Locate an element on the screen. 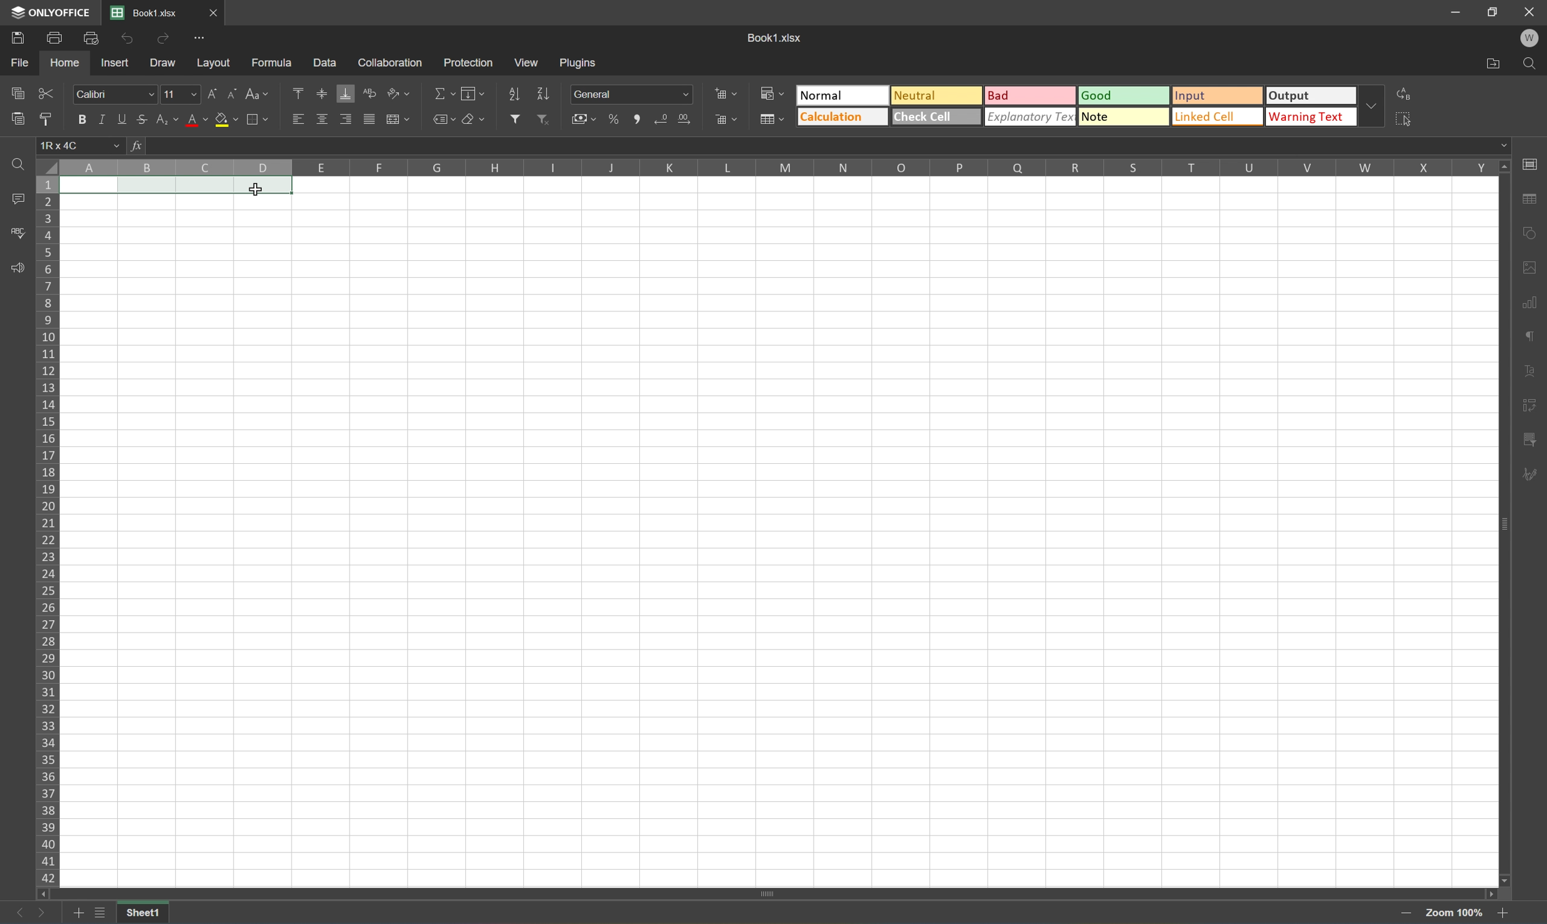 The image size is (1547, 924). Cursor is located at coordinates (257, 190).